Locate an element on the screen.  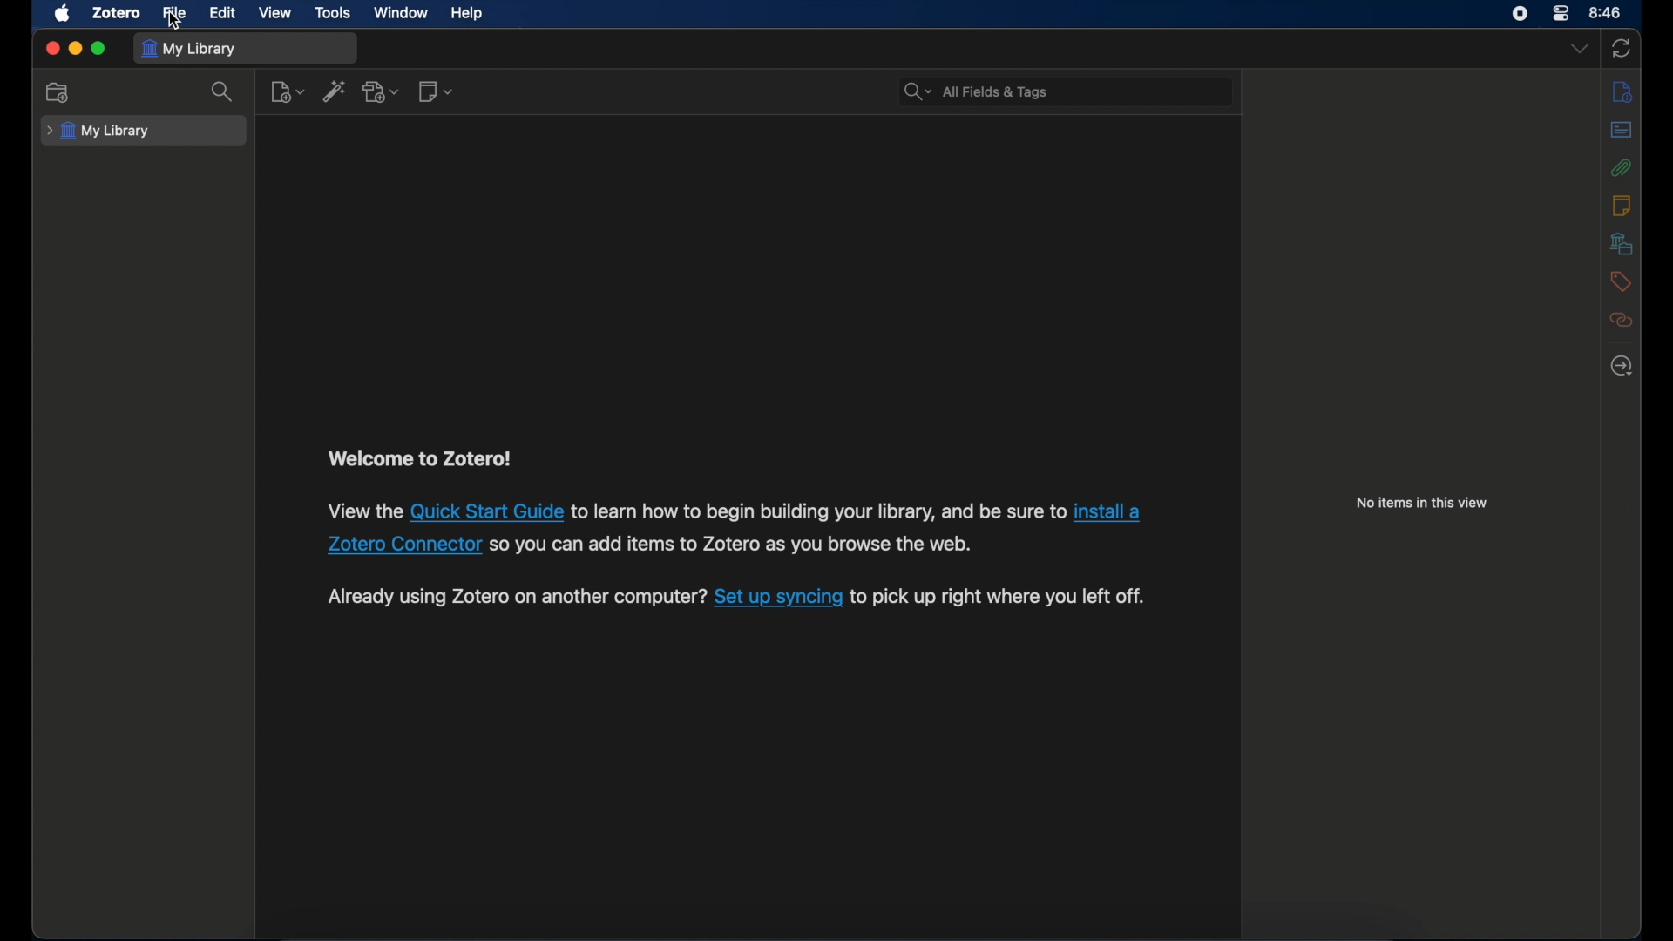
tags is located at coordinates (1622, 281).